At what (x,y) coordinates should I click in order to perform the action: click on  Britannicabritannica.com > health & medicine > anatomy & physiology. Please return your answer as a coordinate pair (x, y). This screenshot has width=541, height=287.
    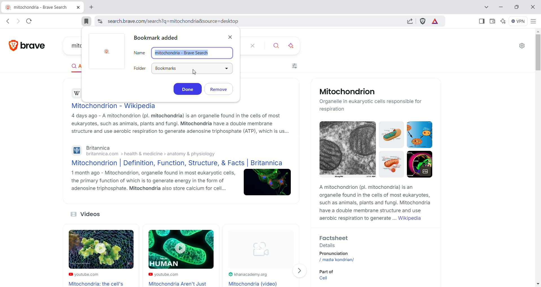
    Looking at the image, I should click on (143, 151).